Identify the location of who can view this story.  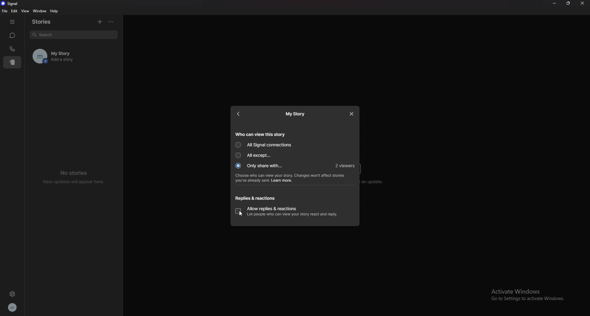
(260, 134).